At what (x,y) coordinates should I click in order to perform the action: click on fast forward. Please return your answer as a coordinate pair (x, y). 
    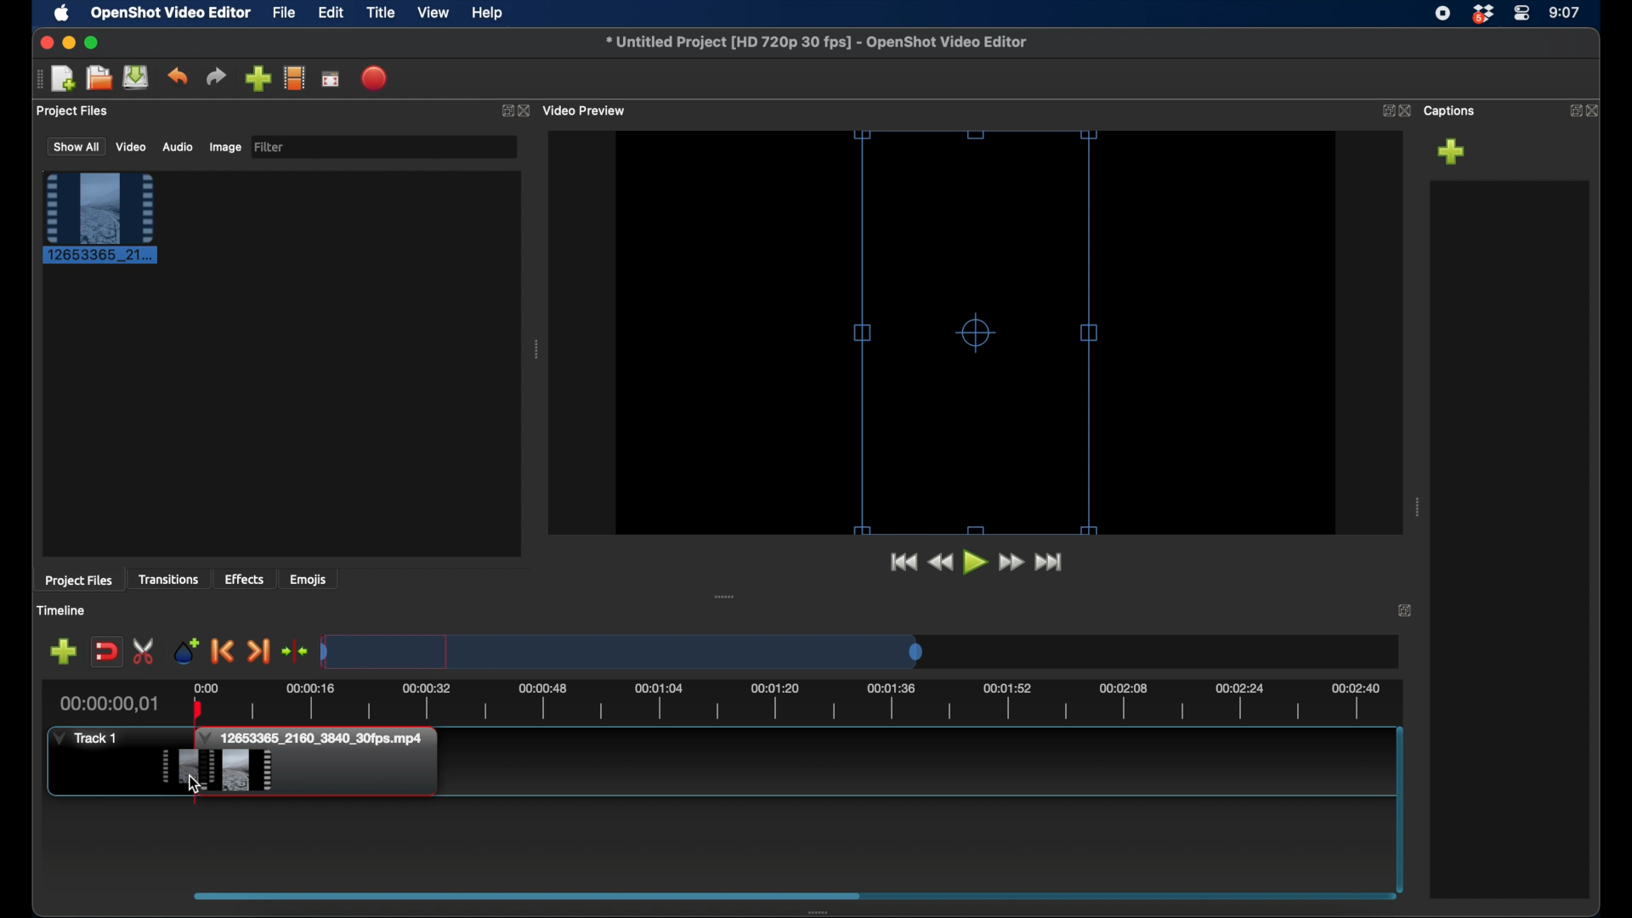
    Looking at the image, I should click on (1012, 562).